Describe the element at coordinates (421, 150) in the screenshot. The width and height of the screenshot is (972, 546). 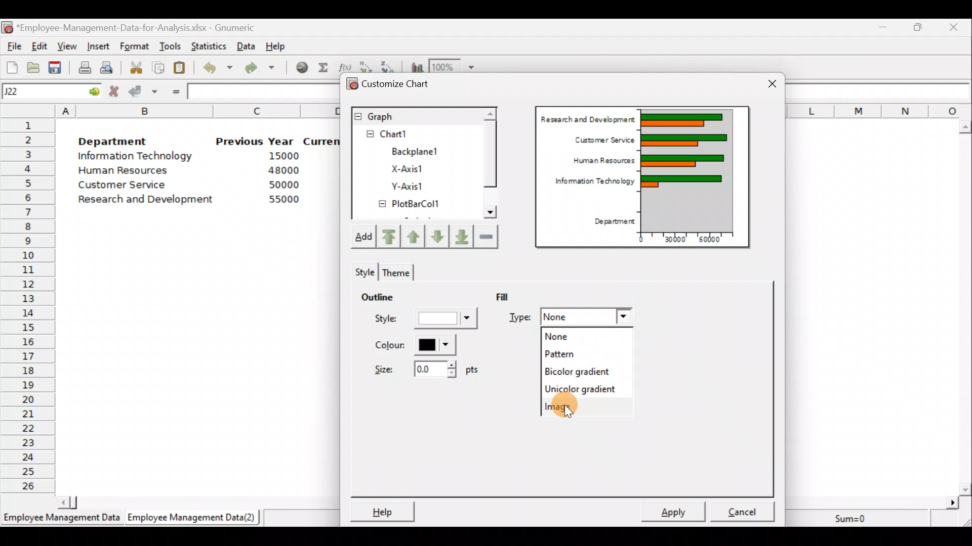
I see `BackPlane1` at that location.